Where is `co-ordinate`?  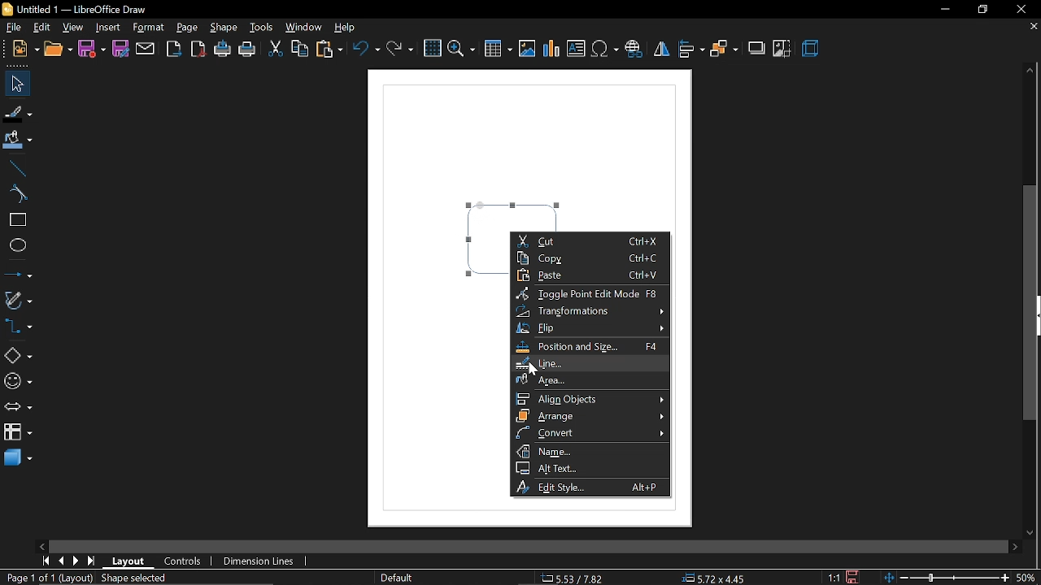 co-ordinate is located at coordinates (573, 578).